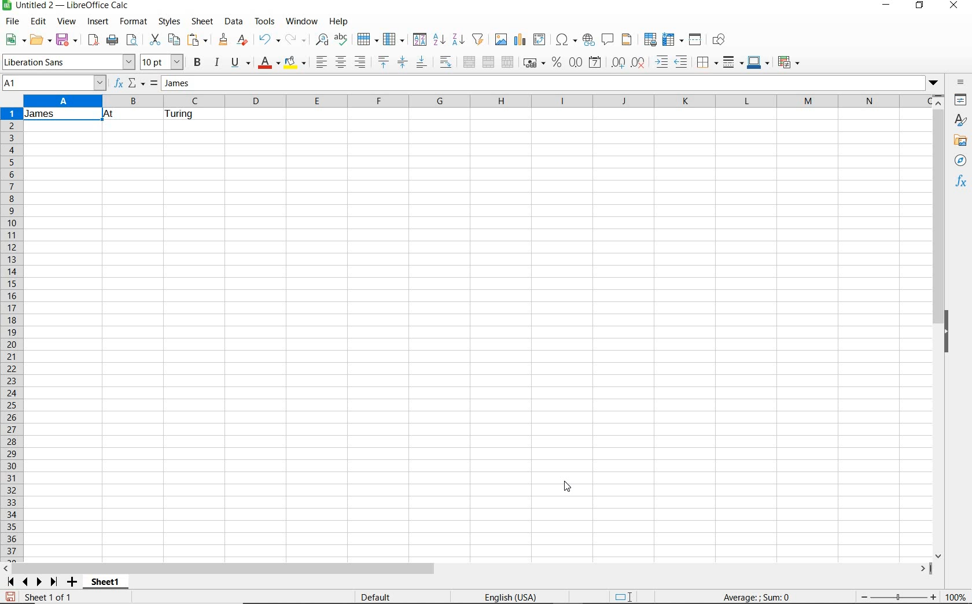 Image resolution: width=972 pixels, height=604 pixels. What do you see at coordinates (360, 63) in the screenshot?
I see `align right` at bounding box center [360, 63].